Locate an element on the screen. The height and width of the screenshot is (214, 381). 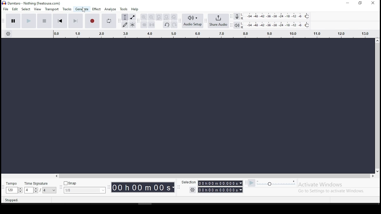
silence audio signal is located at coordinates (151, 25).